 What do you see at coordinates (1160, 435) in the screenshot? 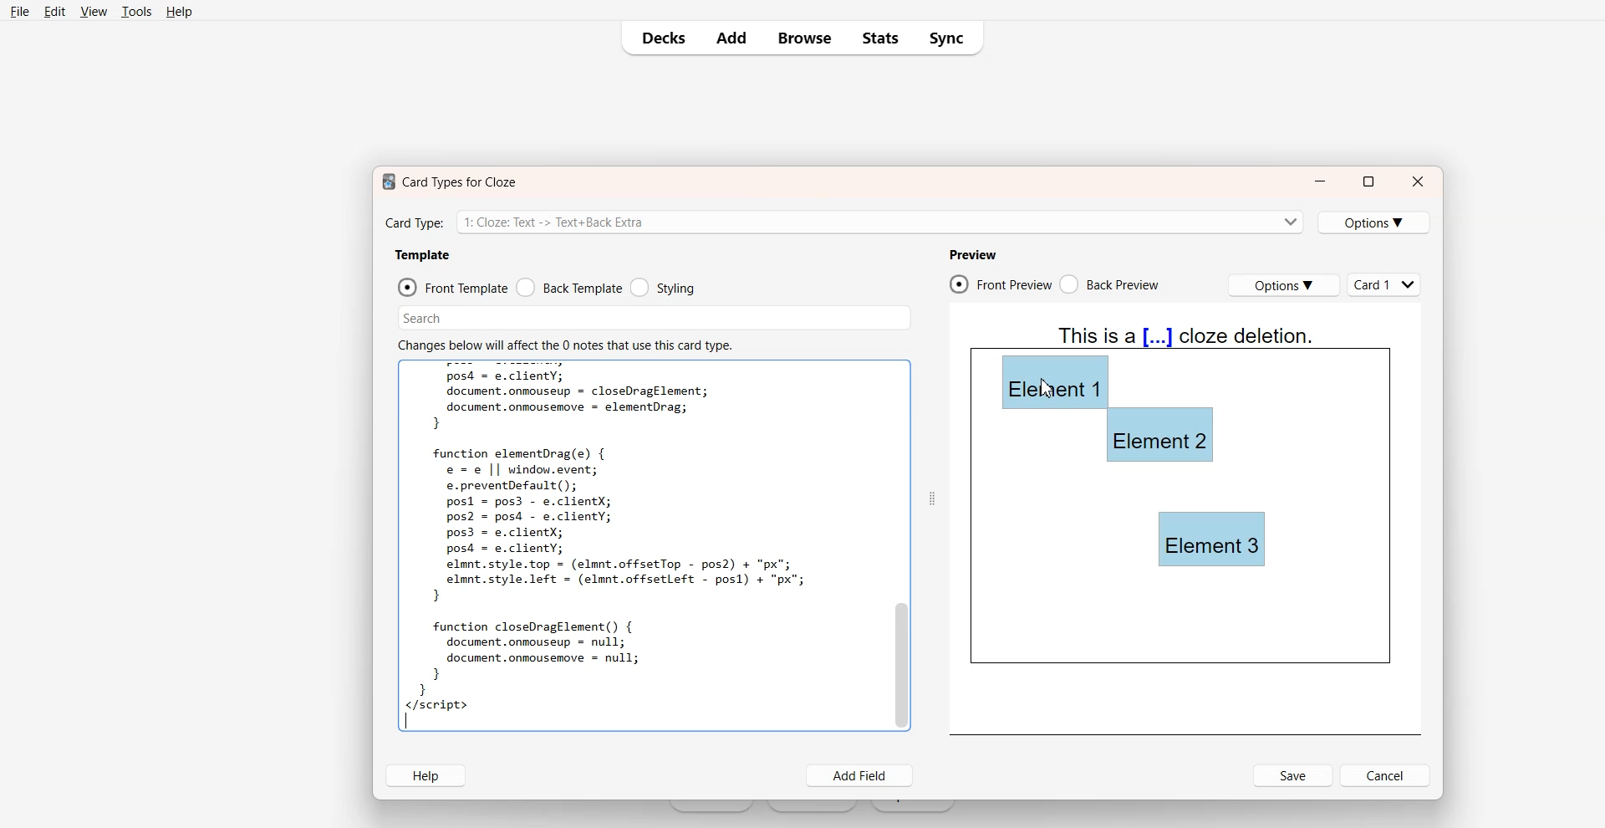
I see `Element 2` at bounding box center [1160, 435].